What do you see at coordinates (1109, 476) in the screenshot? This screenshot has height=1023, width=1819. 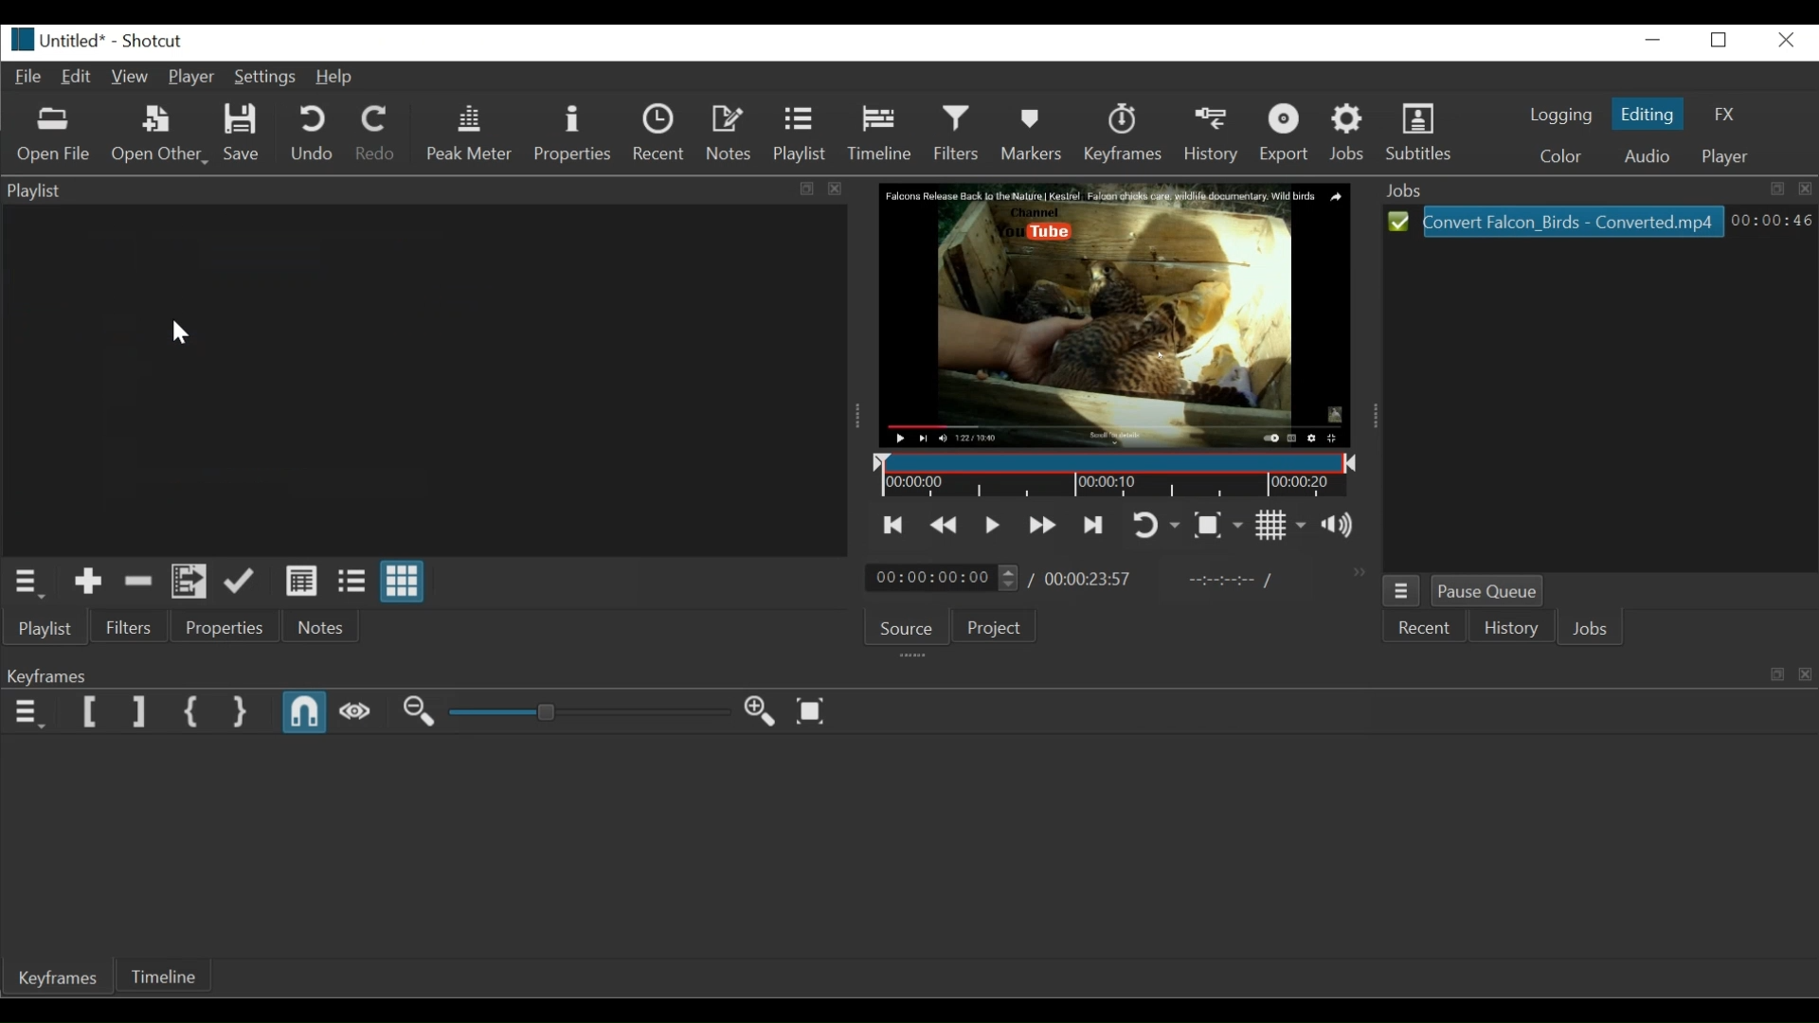 I see `Timeline` at bounding box center [1109, 476].